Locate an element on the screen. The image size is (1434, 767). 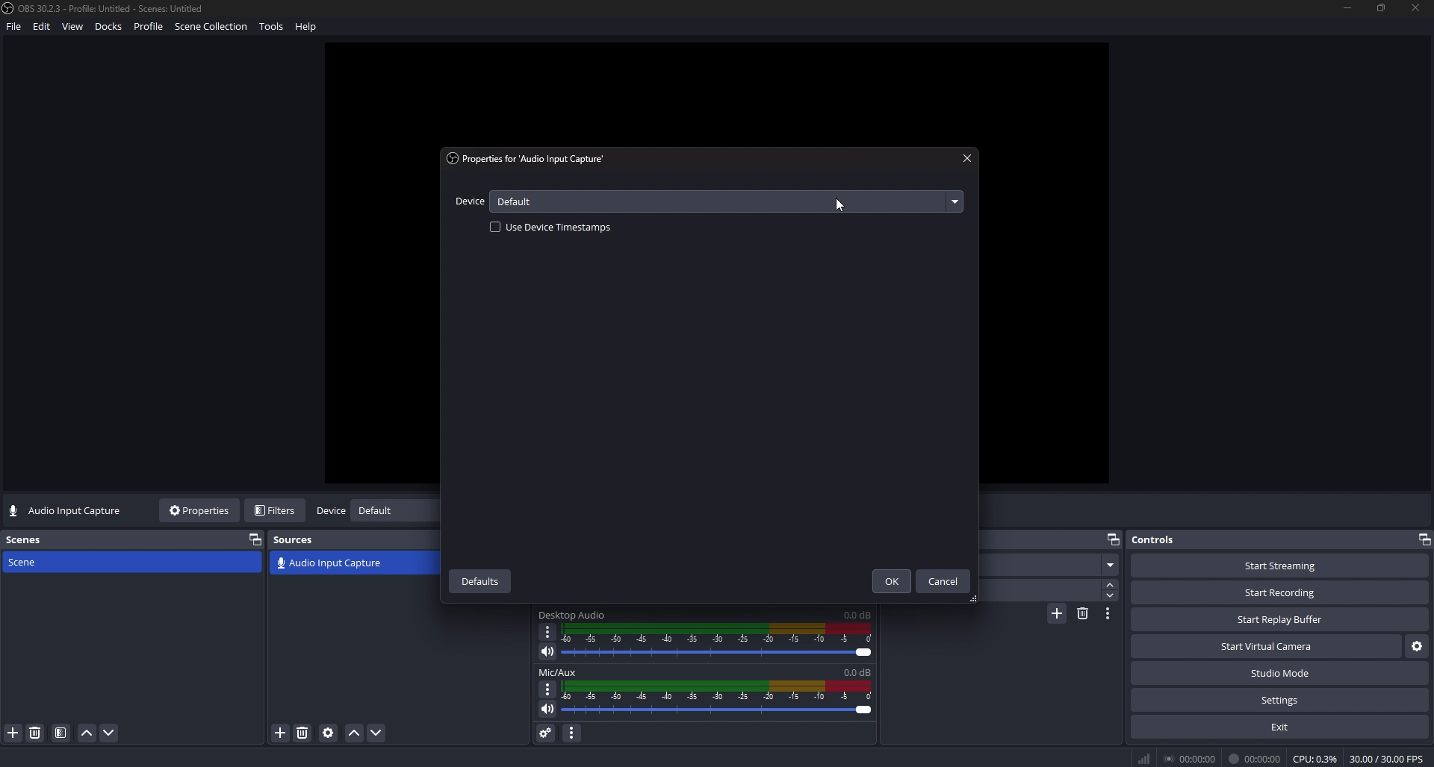
close is located at coordinates (1416, 10).